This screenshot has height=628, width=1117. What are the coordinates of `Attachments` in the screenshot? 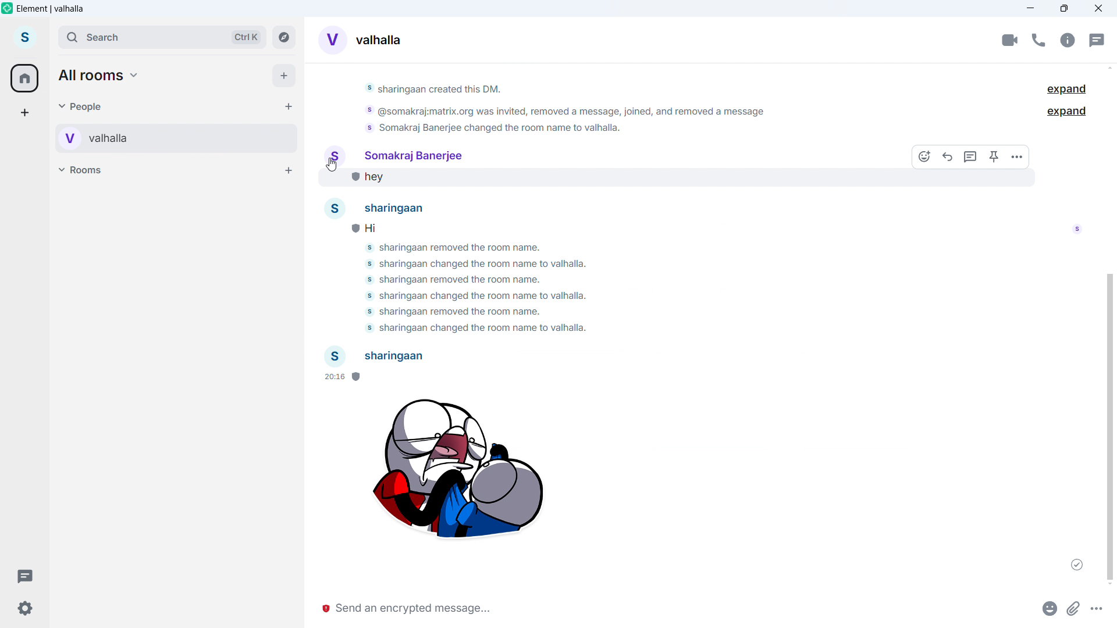 It's located at (1074, 608).